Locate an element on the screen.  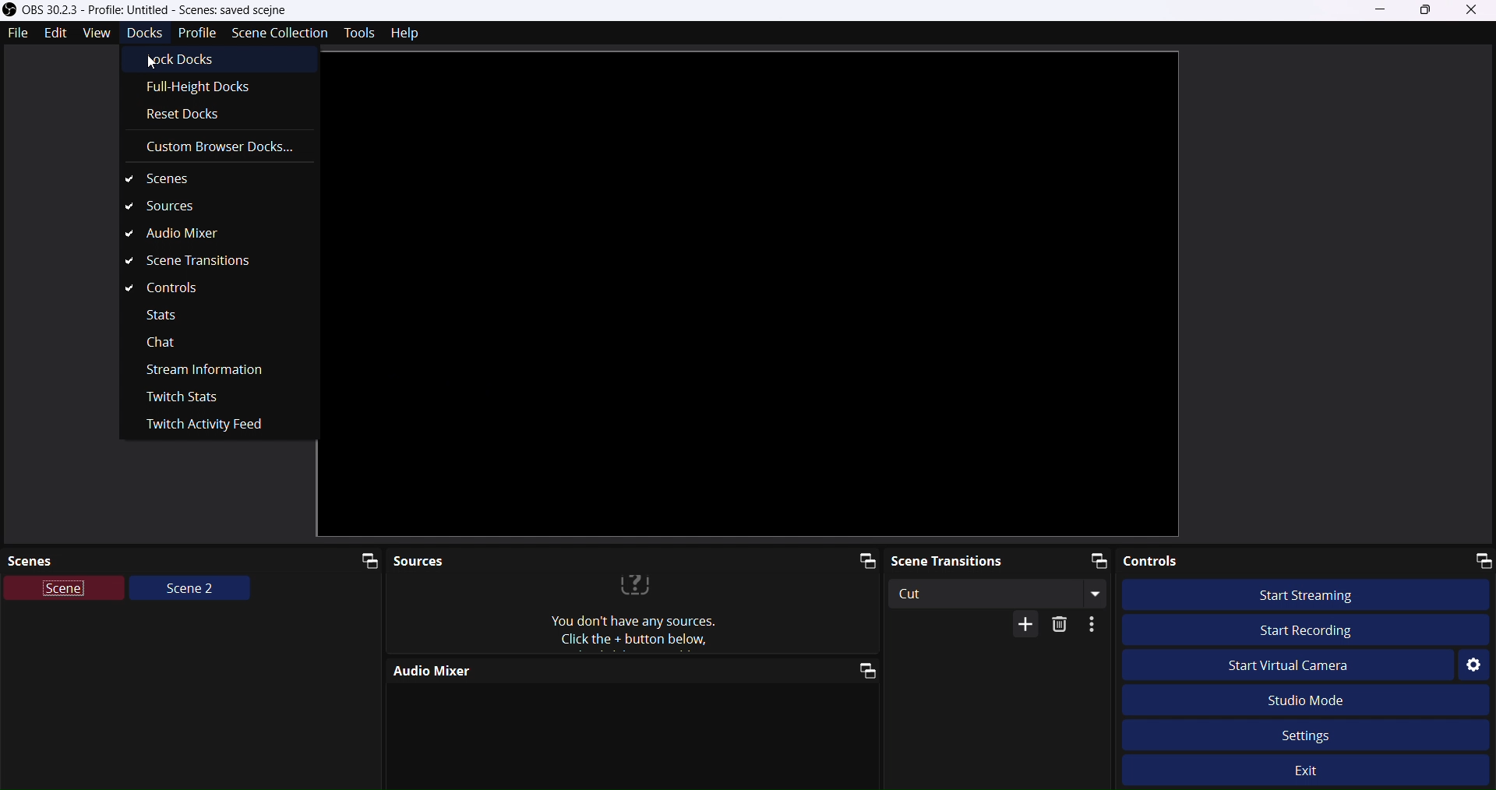
Tools is located at coordinates (354, 34).